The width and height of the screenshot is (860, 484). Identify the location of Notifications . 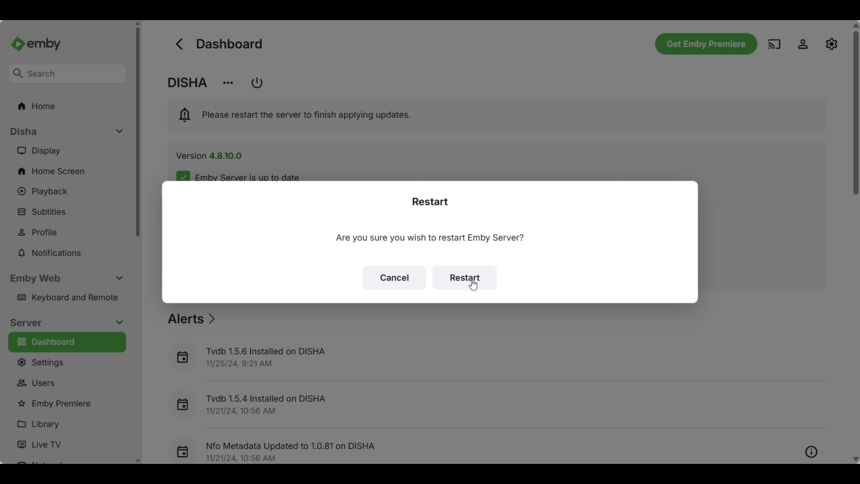
(67, 253).